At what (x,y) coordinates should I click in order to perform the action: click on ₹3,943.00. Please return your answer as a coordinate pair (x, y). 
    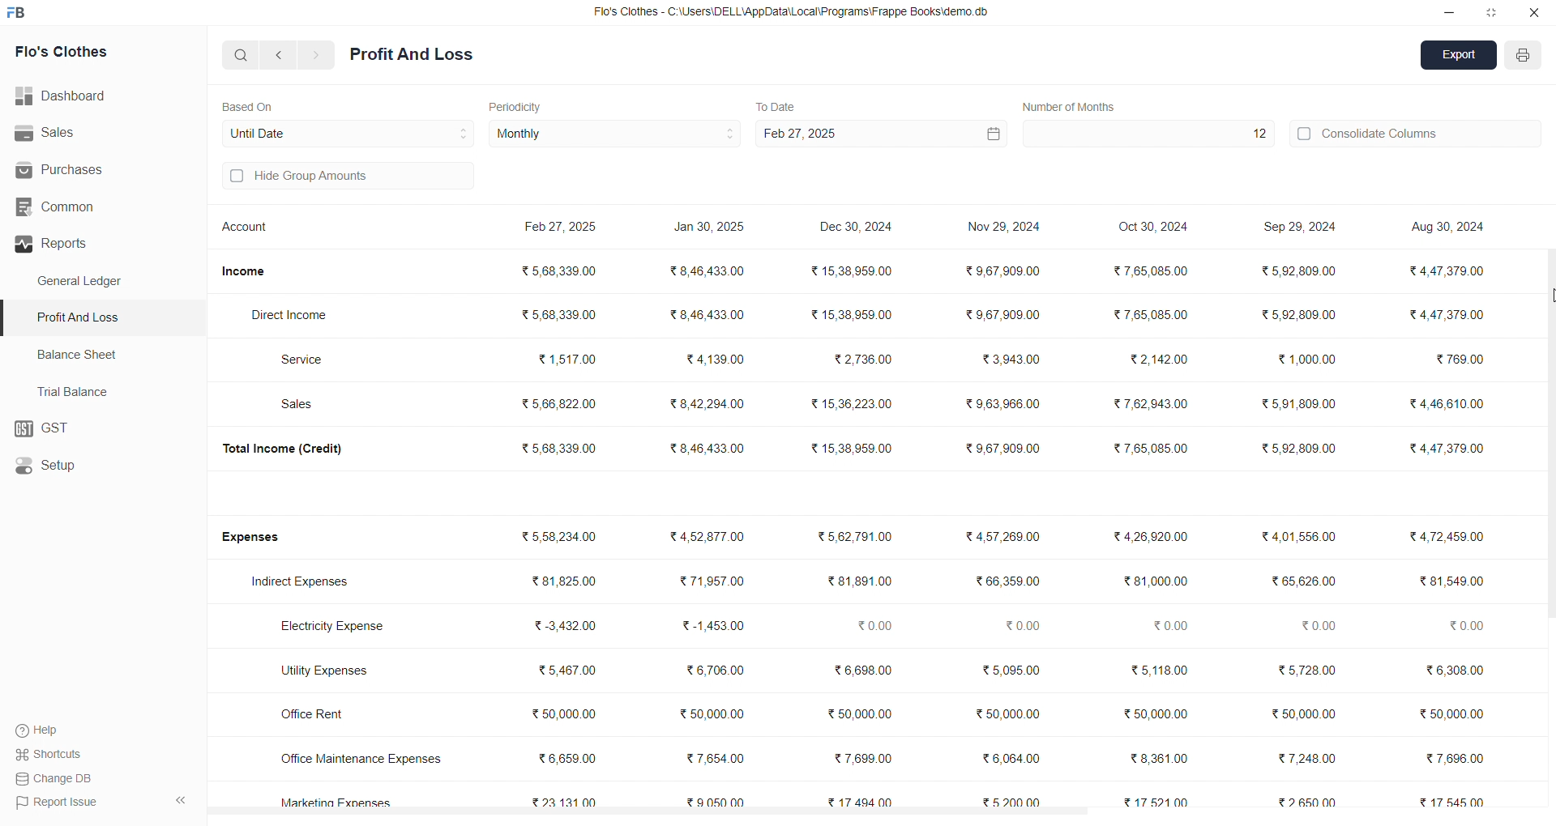
    Looking at the image, I should click on (1011, 358).